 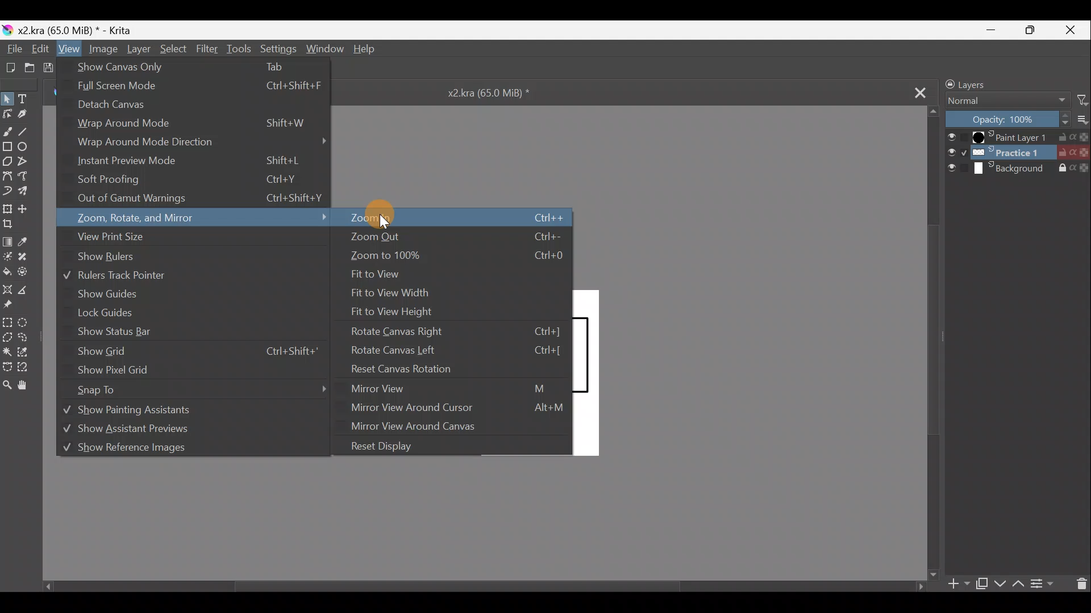 What do you see at coordinates (30, 337) in the screenshot?
I see `Freehand selection tool` at bounding box center [30, 337].